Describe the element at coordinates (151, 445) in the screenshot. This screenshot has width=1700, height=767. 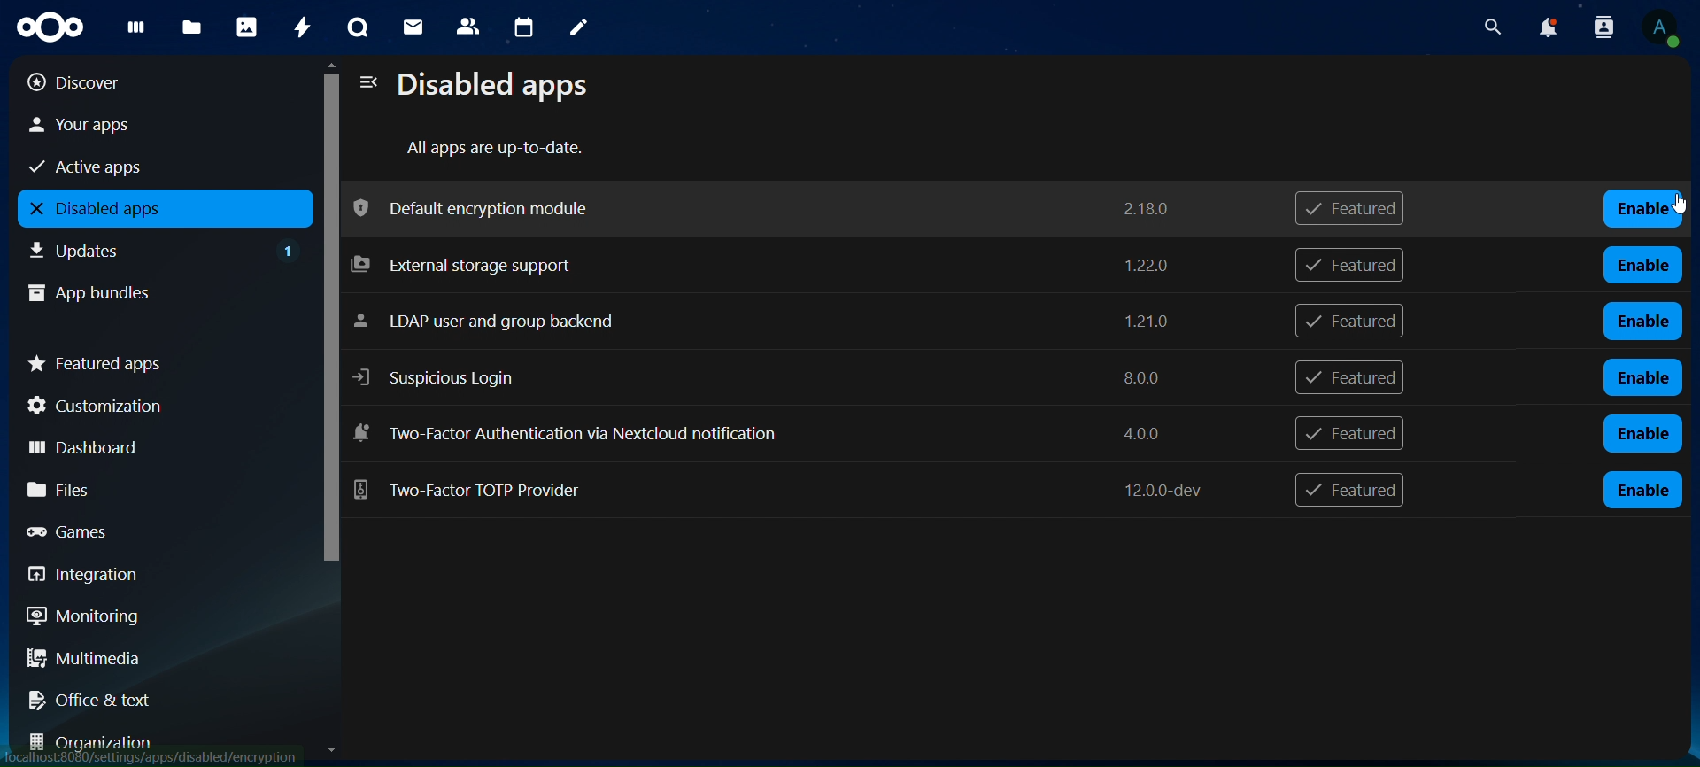
I see `dashboard` at that location.